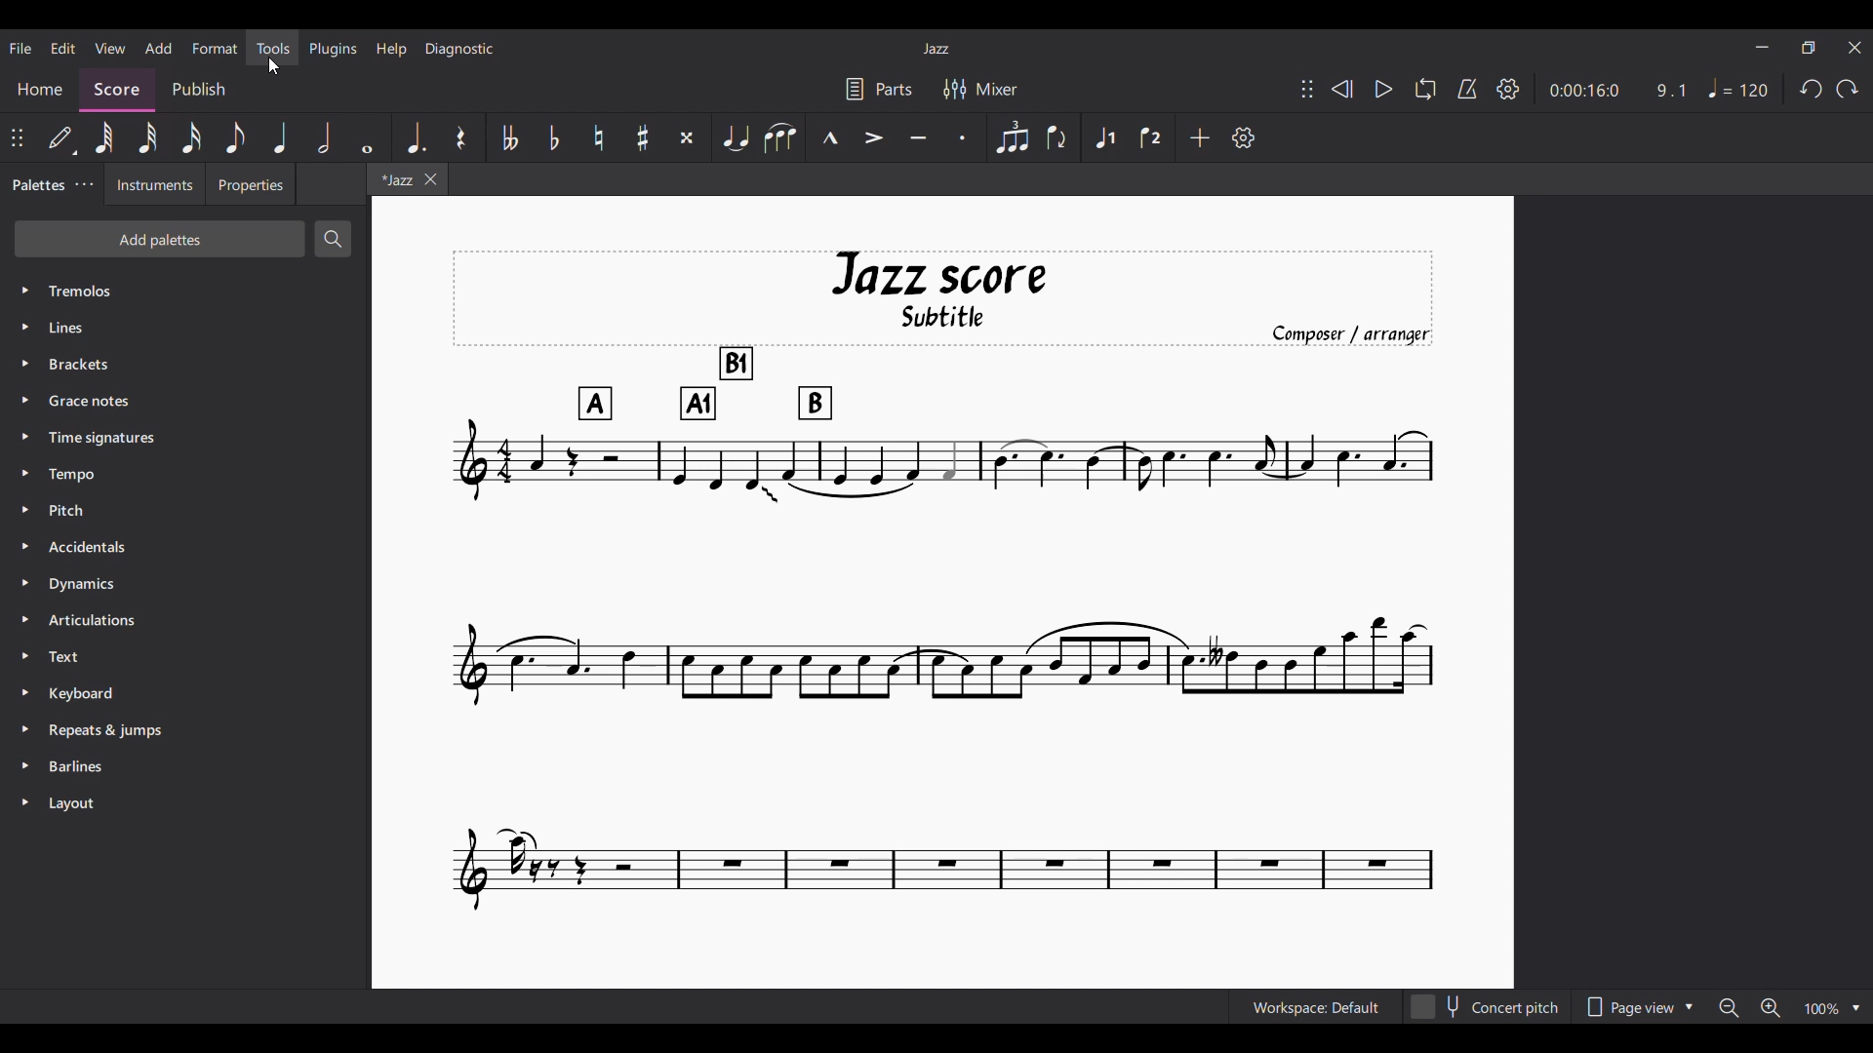  I want to click on Flip direction, so click(1059, 137).